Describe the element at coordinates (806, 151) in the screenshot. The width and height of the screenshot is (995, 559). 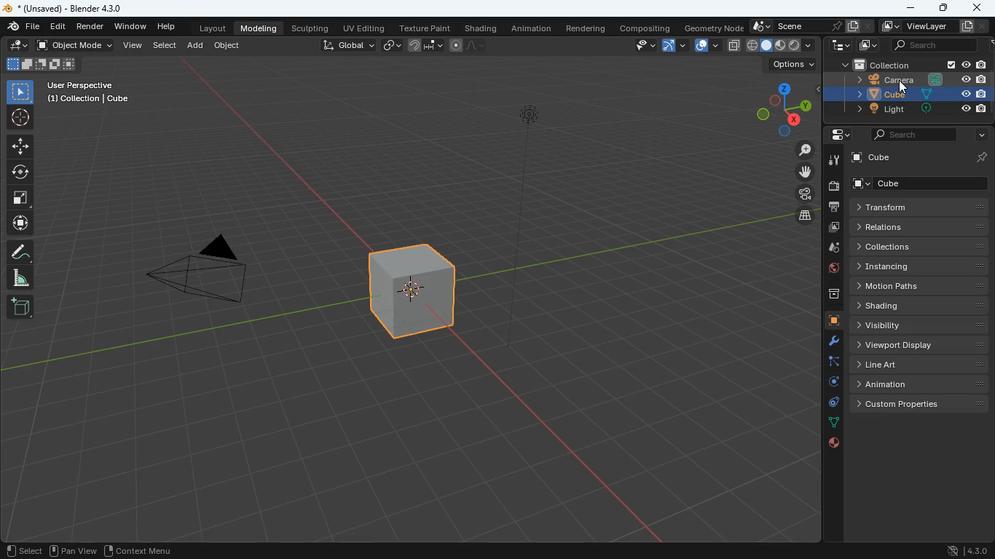
I see `zoom` at that location.